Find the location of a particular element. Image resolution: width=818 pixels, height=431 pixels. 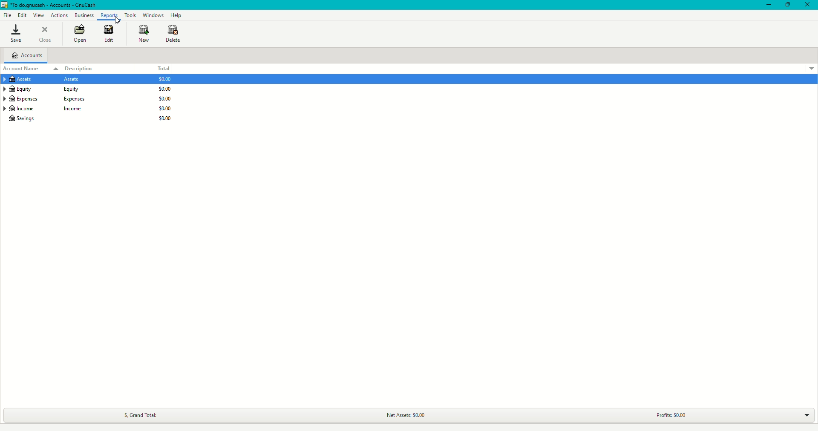

Grand Total is located at coordinates (139, 415).